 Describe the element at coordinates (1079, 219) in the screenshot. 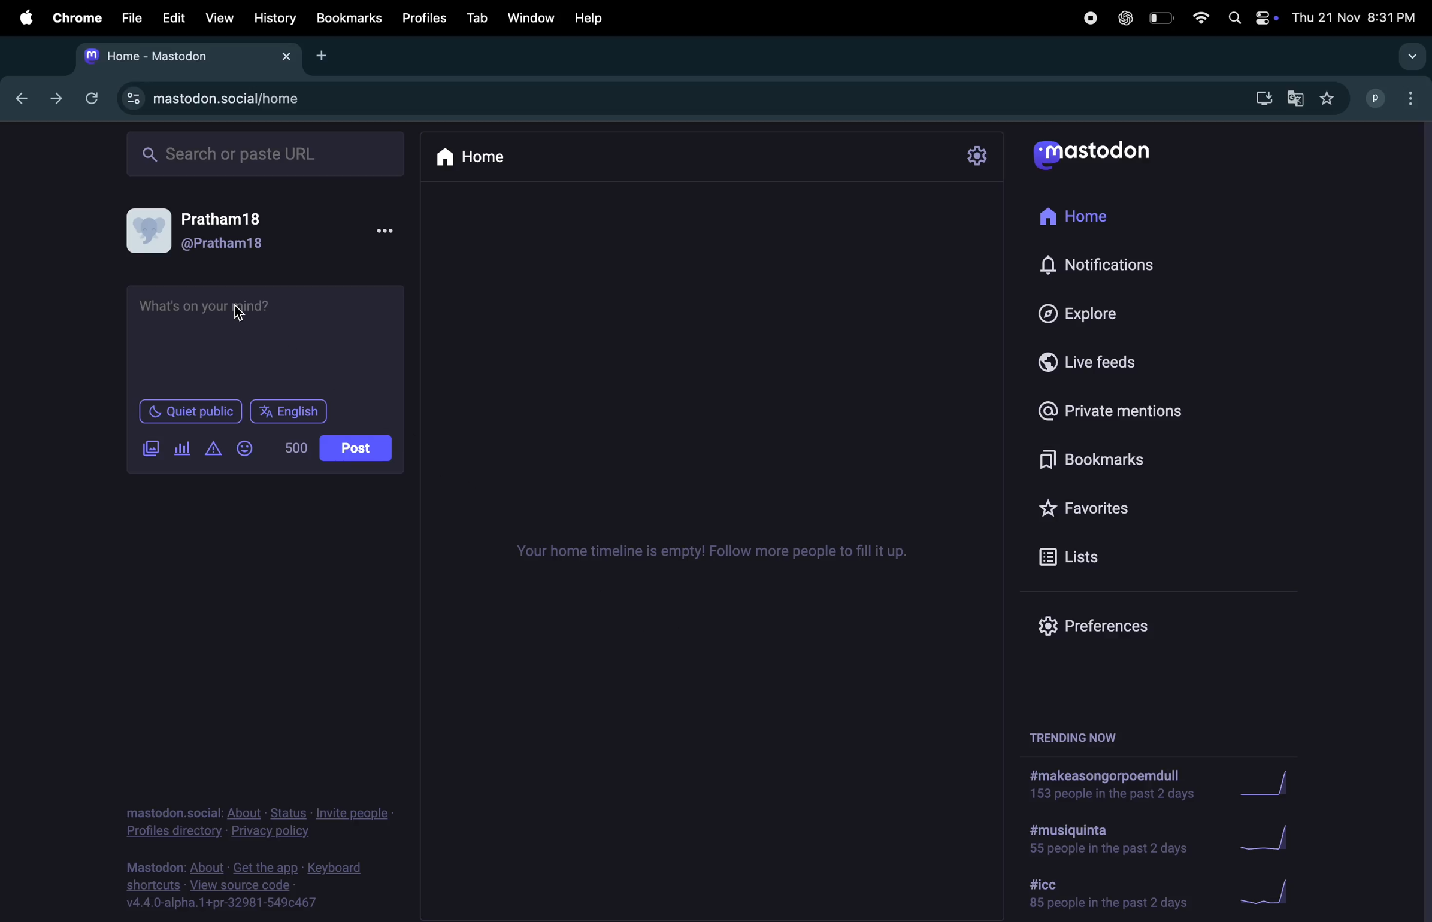

I see `home` at that location.